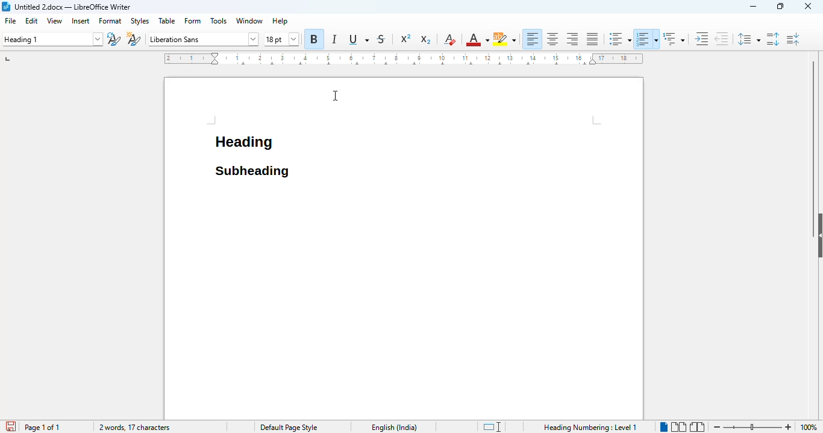  I want to click on 2 words, 17 characters, so click(135, 428).